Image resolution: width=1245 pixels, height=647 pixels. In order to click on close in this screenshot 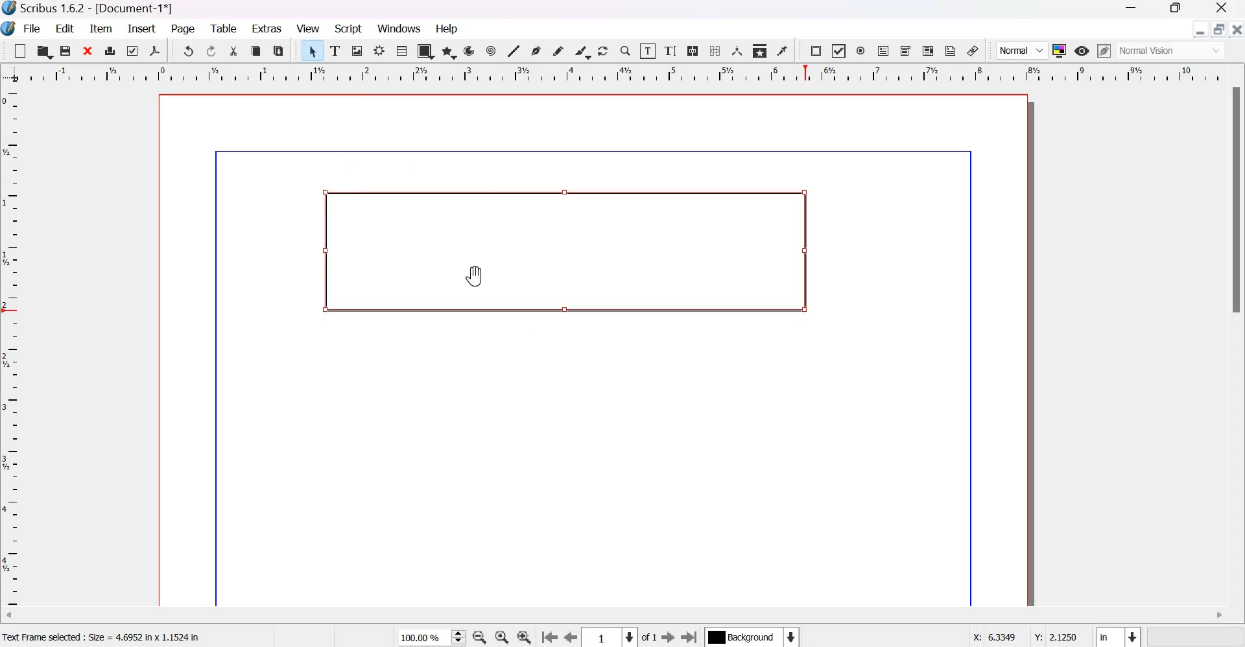, I will do `click(89, 50)`.